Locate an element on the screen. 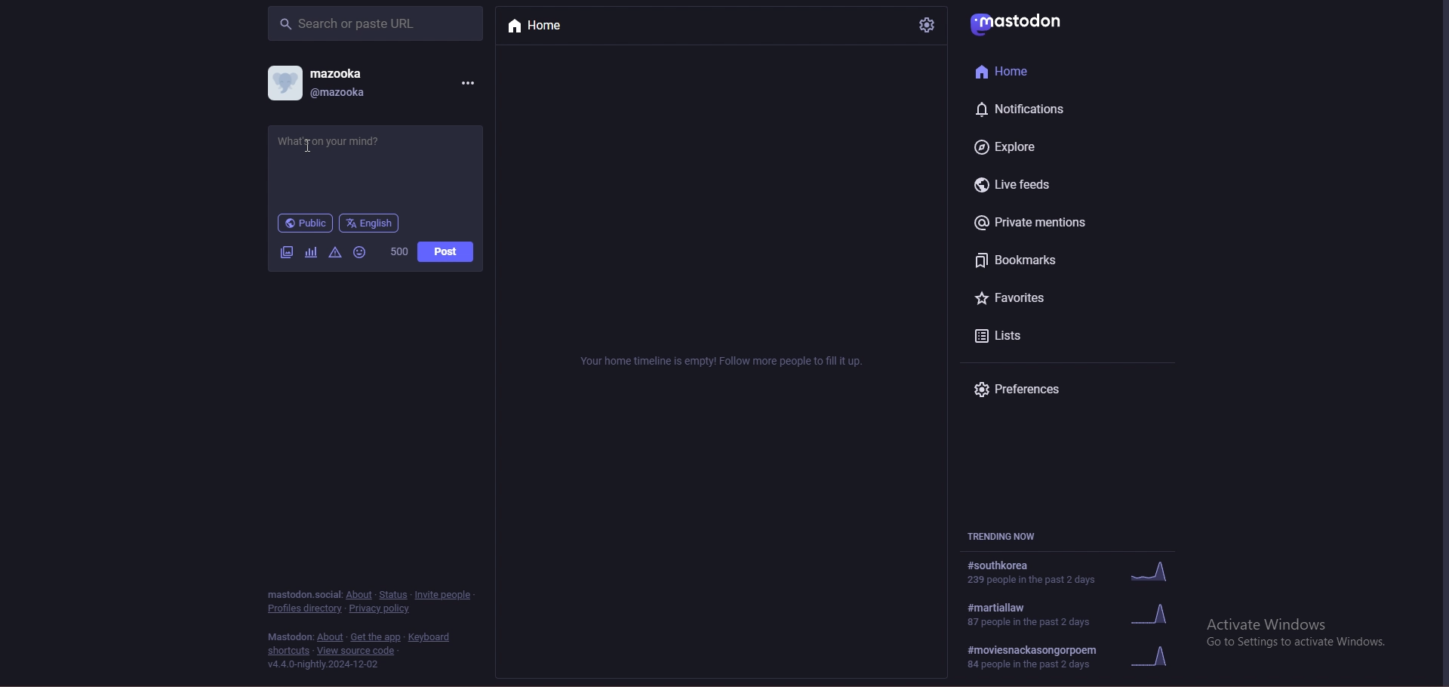  mastodon is located at coordinates (1023, 21).